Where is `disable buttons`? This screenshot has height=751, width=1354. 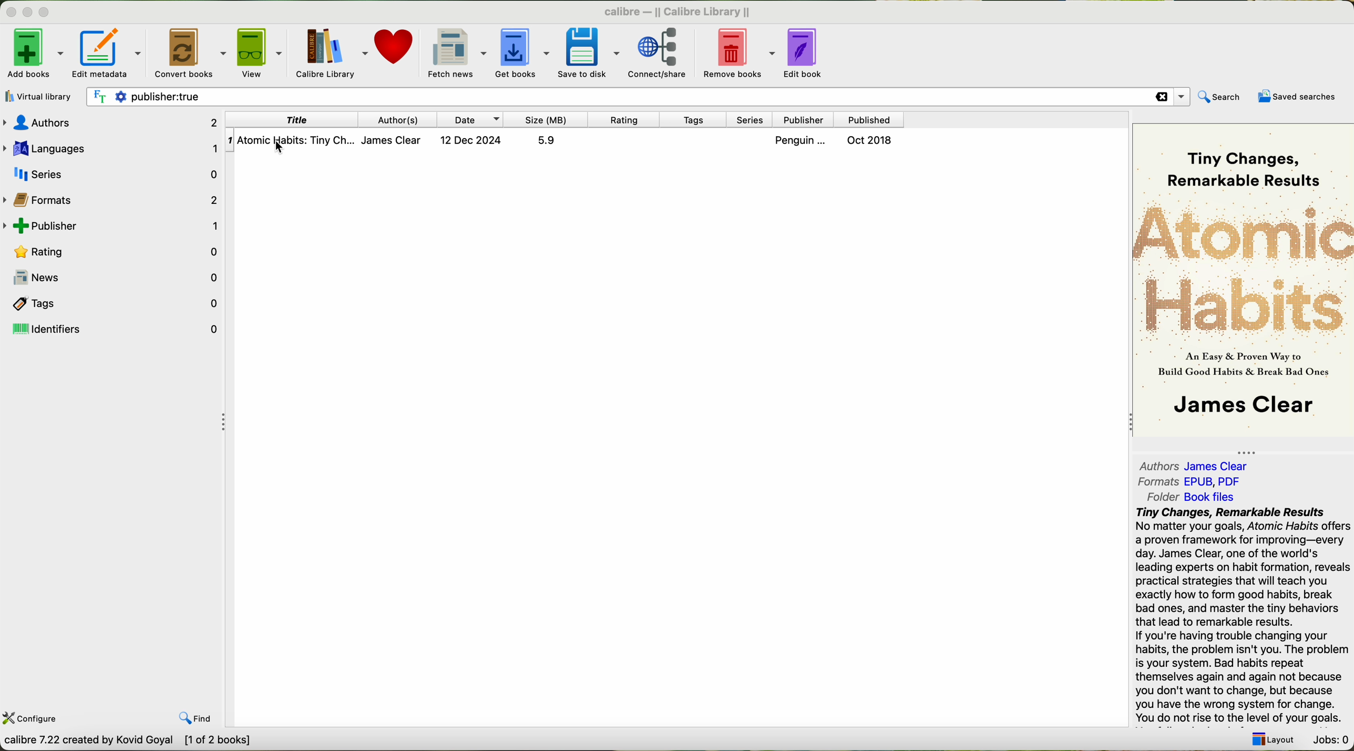 disable buttons is located at coordinates (26, 10).